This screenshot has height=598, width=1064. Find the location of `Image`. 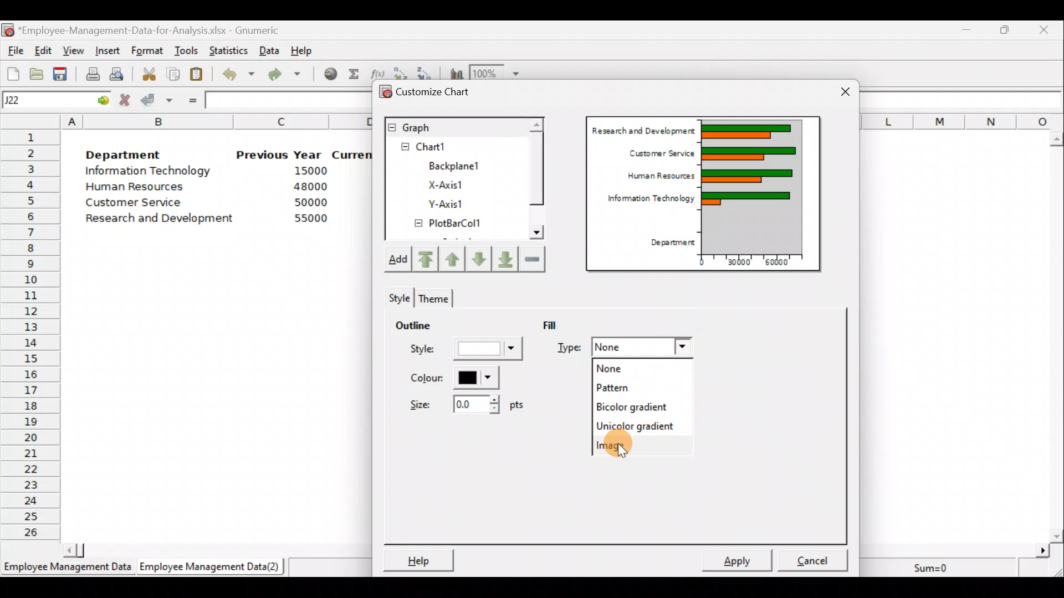

Image is located at coordinates (628, 447).